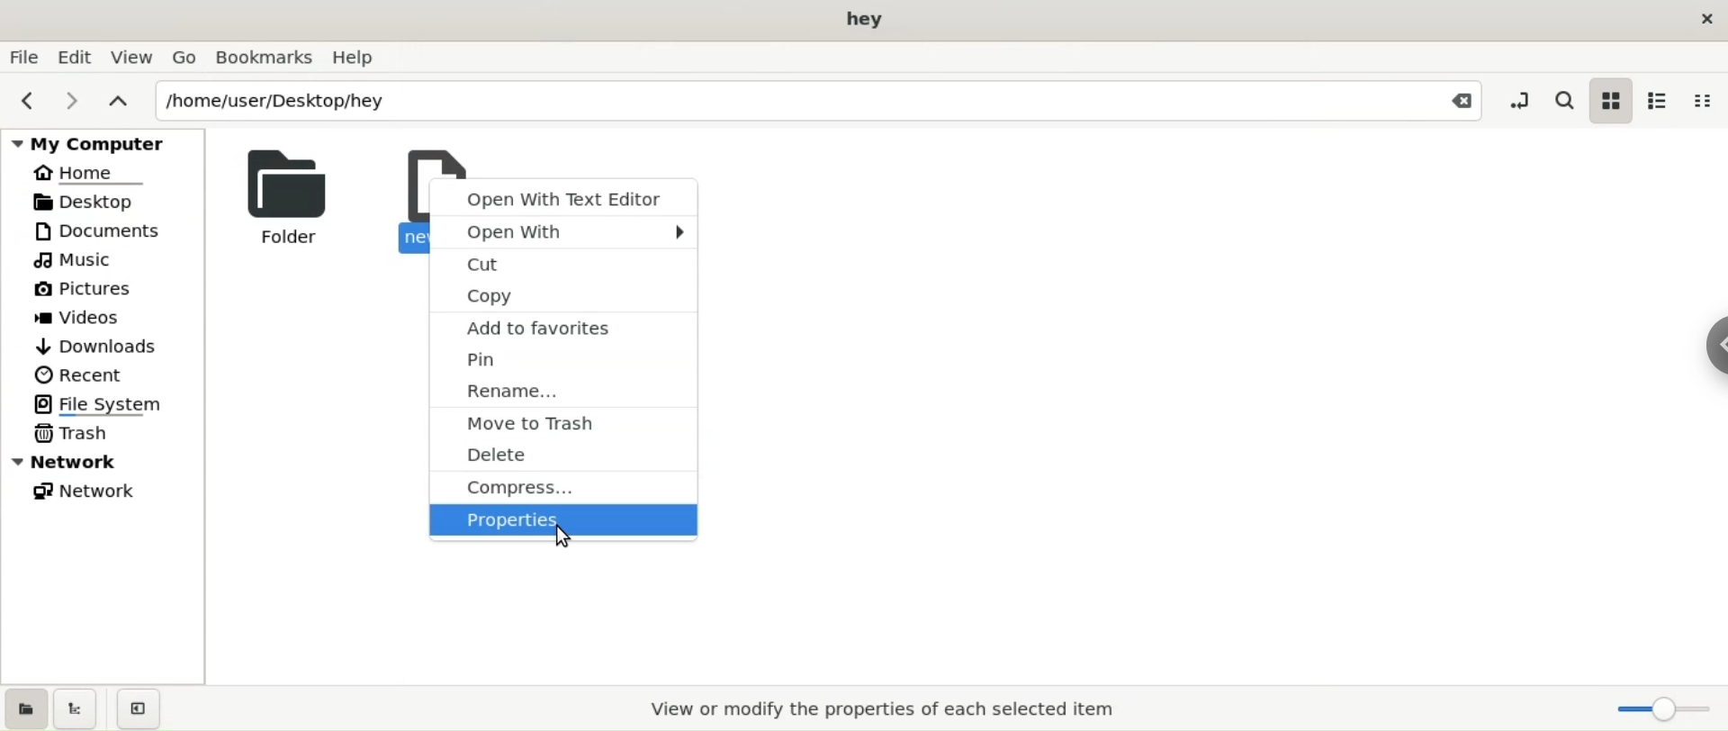  What do you see at coordinates (1569, 98) in the screenshot?
I see `search` at bounding box center [1569, 98].